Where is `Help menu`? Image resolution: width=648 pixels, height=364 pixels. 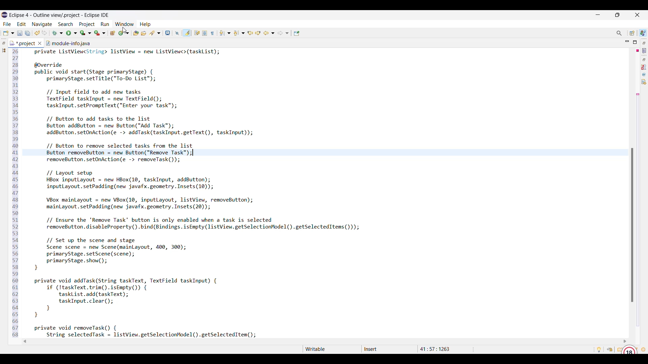 Help menu is located at coordinates (145, 25).